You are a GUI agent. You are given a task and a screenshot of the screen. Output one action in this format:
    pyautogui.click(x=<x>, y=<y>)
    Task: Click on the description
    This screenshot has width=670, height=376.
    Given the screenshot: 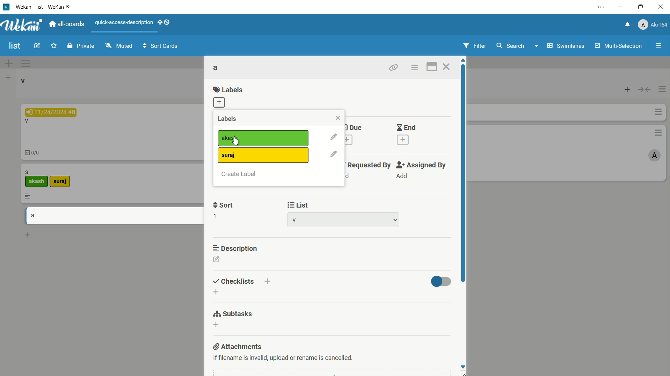 What is the action you would take?
    pyautogui.click(x=234, y=249)
    